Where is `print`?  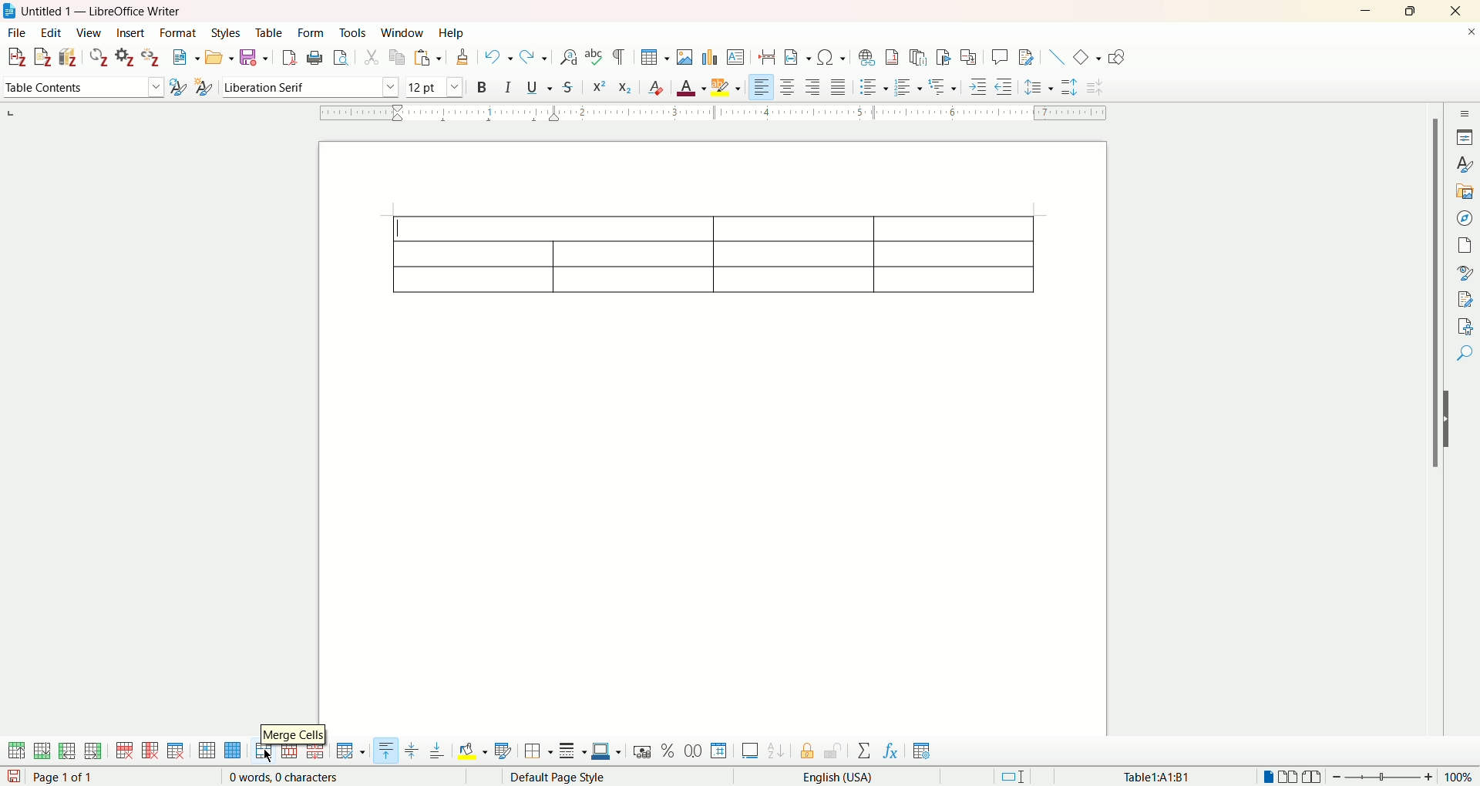 print is located at coordinates (316, 58).